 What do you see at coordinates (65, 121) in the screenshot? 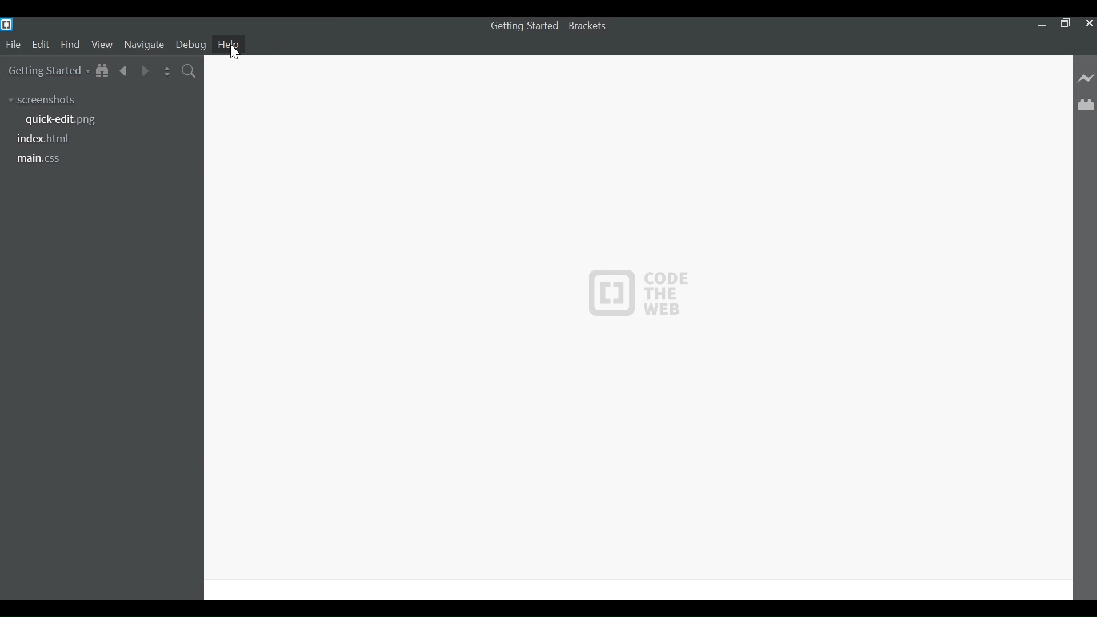
I see `quick edit png File` at bounding box center [65, 121].